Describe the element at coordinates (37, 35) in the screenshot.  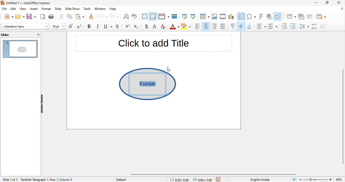
I see `close` at that location.